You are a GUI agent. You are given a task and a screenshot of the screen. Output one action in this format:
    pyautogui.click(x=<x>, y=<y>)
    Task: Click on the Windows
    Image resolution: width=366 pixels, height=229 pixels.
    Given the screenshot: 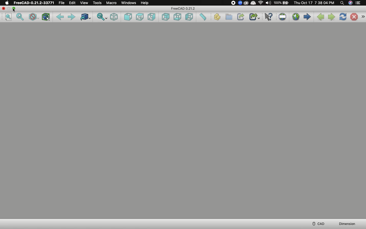 What is the action you would take?
    pyautogui.click(x=128, y=3)
    